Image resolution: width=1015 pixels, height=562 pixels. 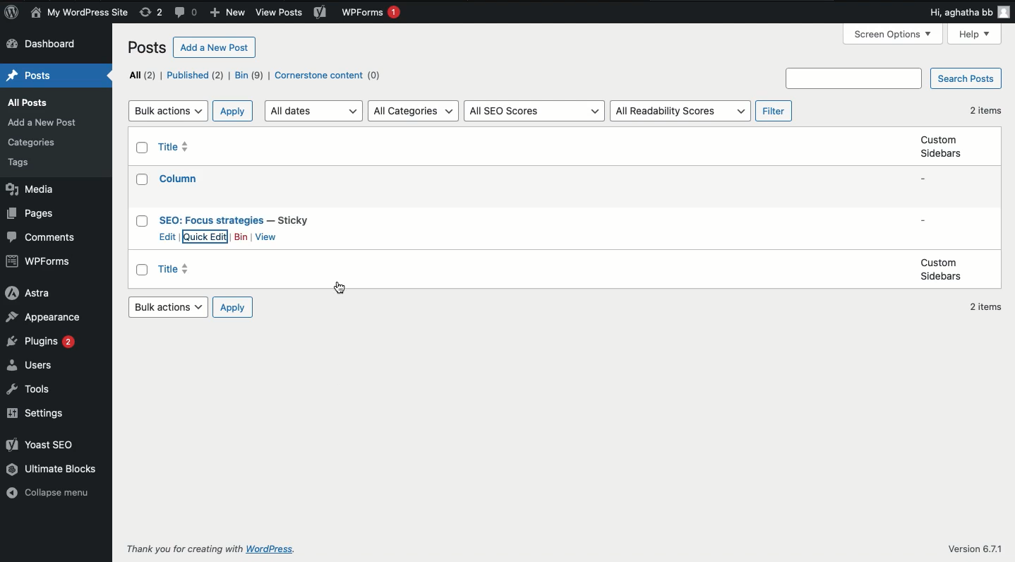 I want to click on Media, so click(x=28, y=190).